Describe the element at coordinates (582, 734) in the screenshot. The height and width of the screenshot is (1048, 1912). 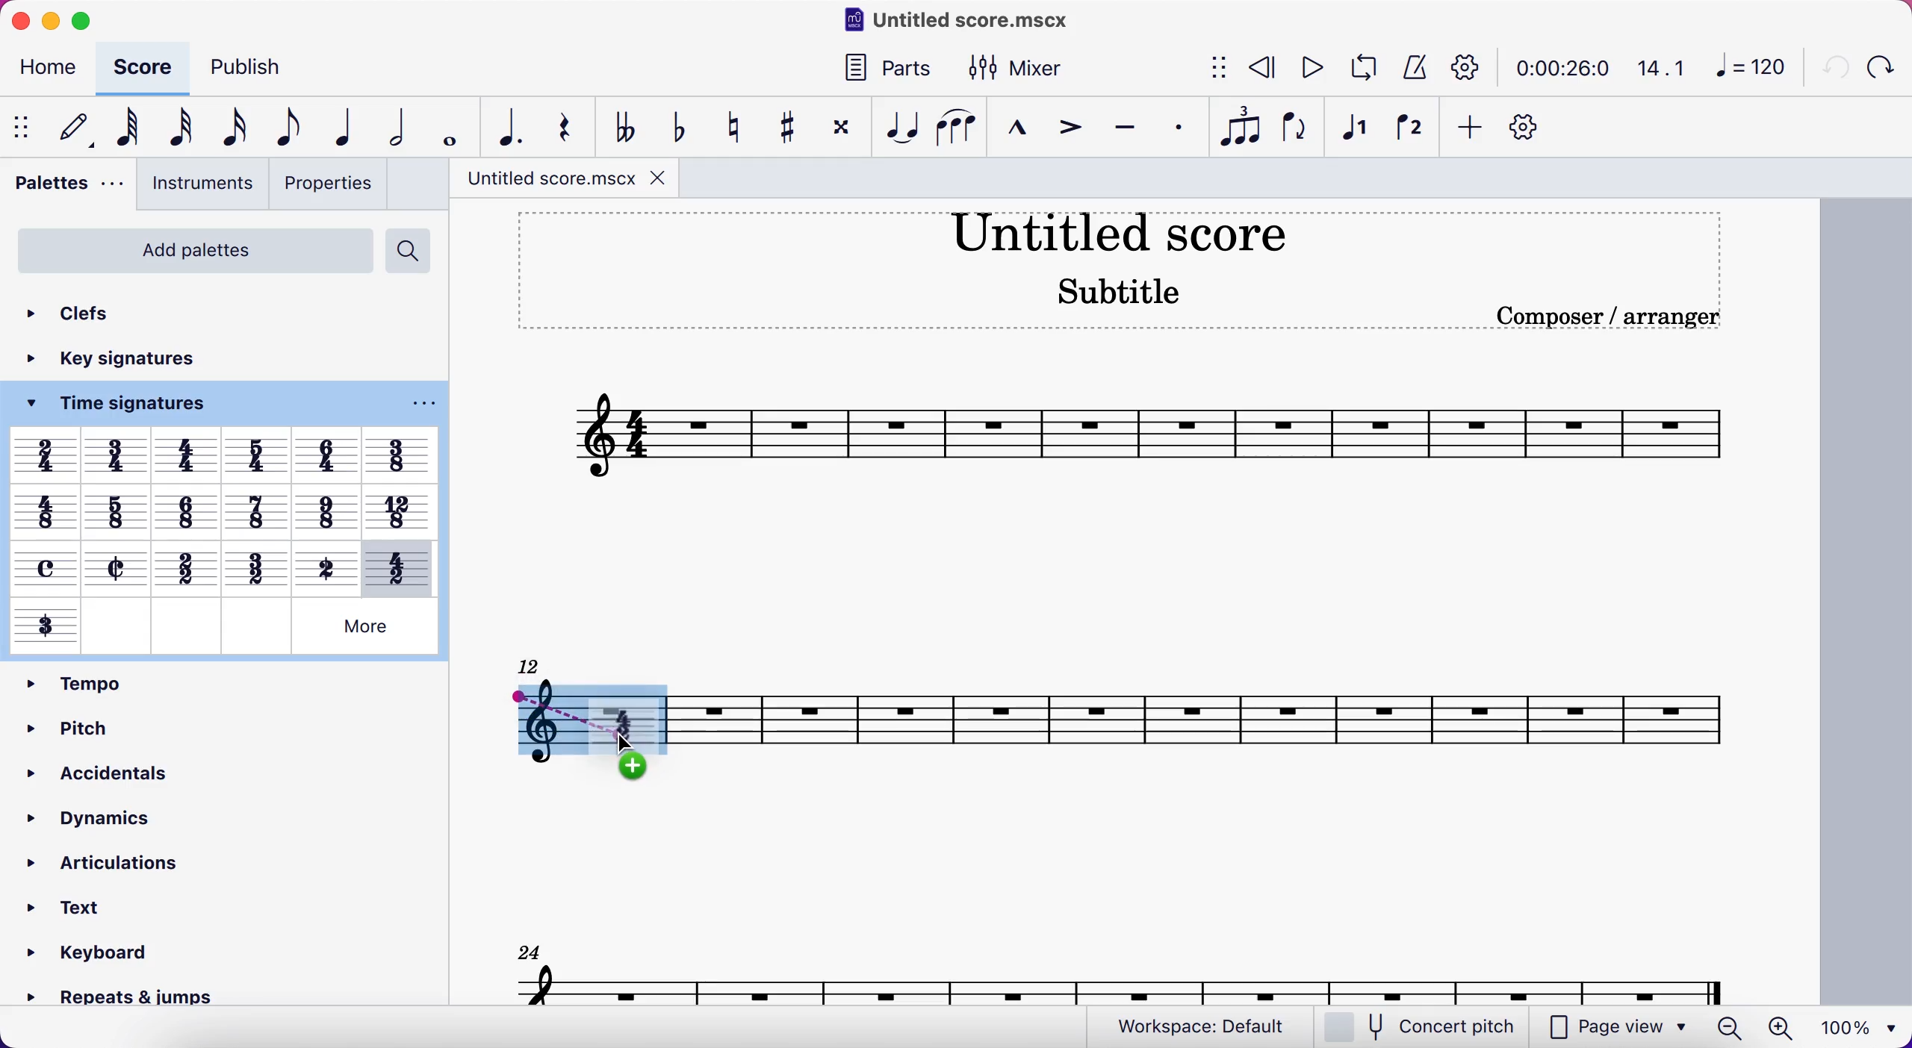
I see `time signature dragging` at that location.